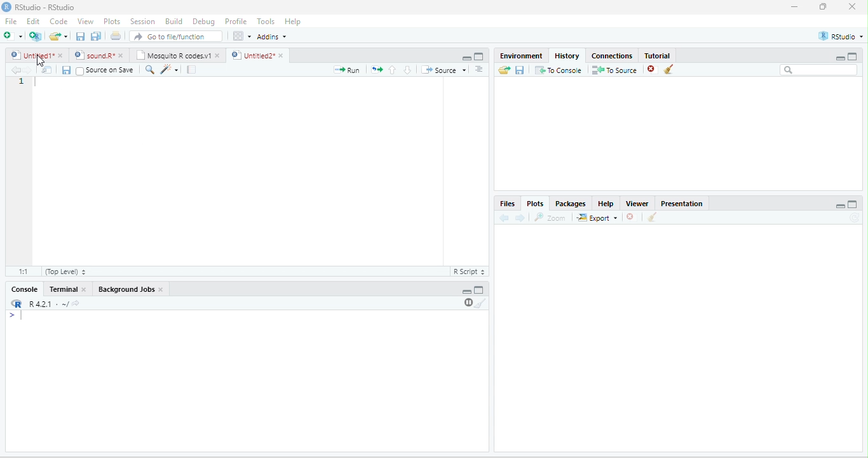  What do you see at coordinates (549, 218) in the screenshot?
I see `Zoom` at bounding box center [549, 218].